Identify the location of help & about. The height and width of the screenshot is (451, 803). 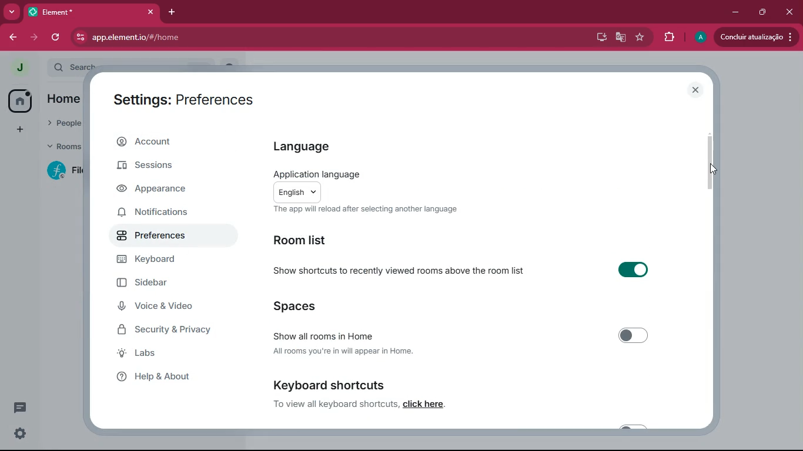
(175, 376).